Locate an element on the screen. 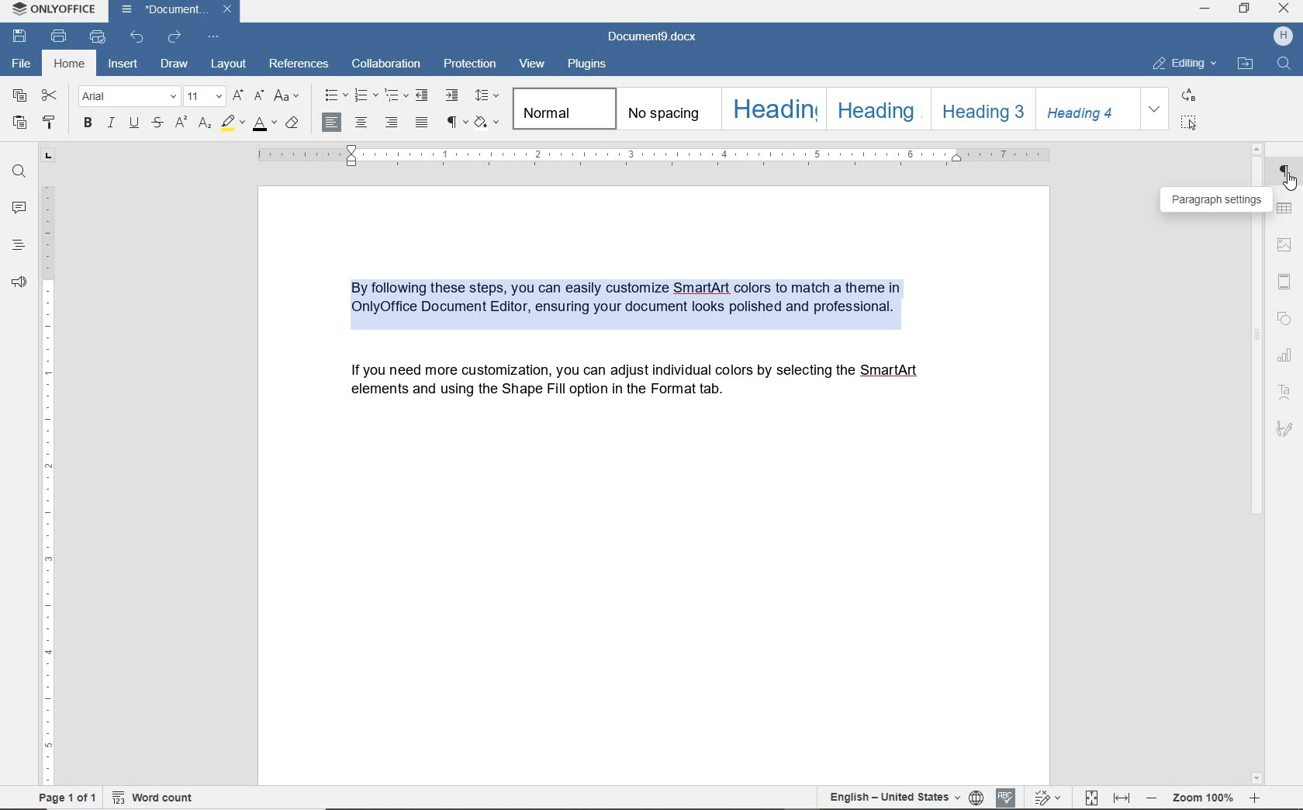 This screenshot has width=1303, height=810. references is located at coordinates (300, 65).